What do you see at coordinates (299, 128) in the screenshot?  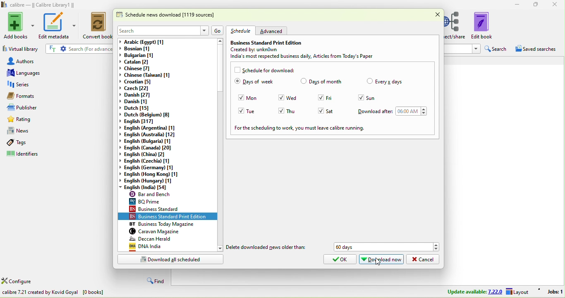 I see `for the scheduling to work ,you ,must leave calibre running` at bounding box center [299, 128].